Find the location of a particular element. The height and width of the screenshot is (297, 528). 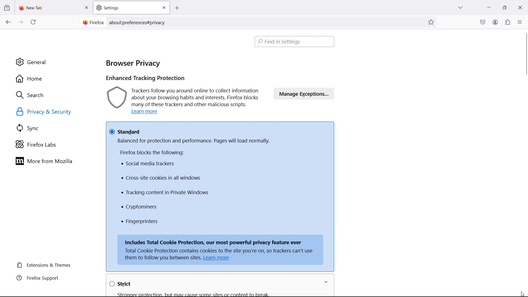

privacy and security option selected is located at coordinates (50, 112).